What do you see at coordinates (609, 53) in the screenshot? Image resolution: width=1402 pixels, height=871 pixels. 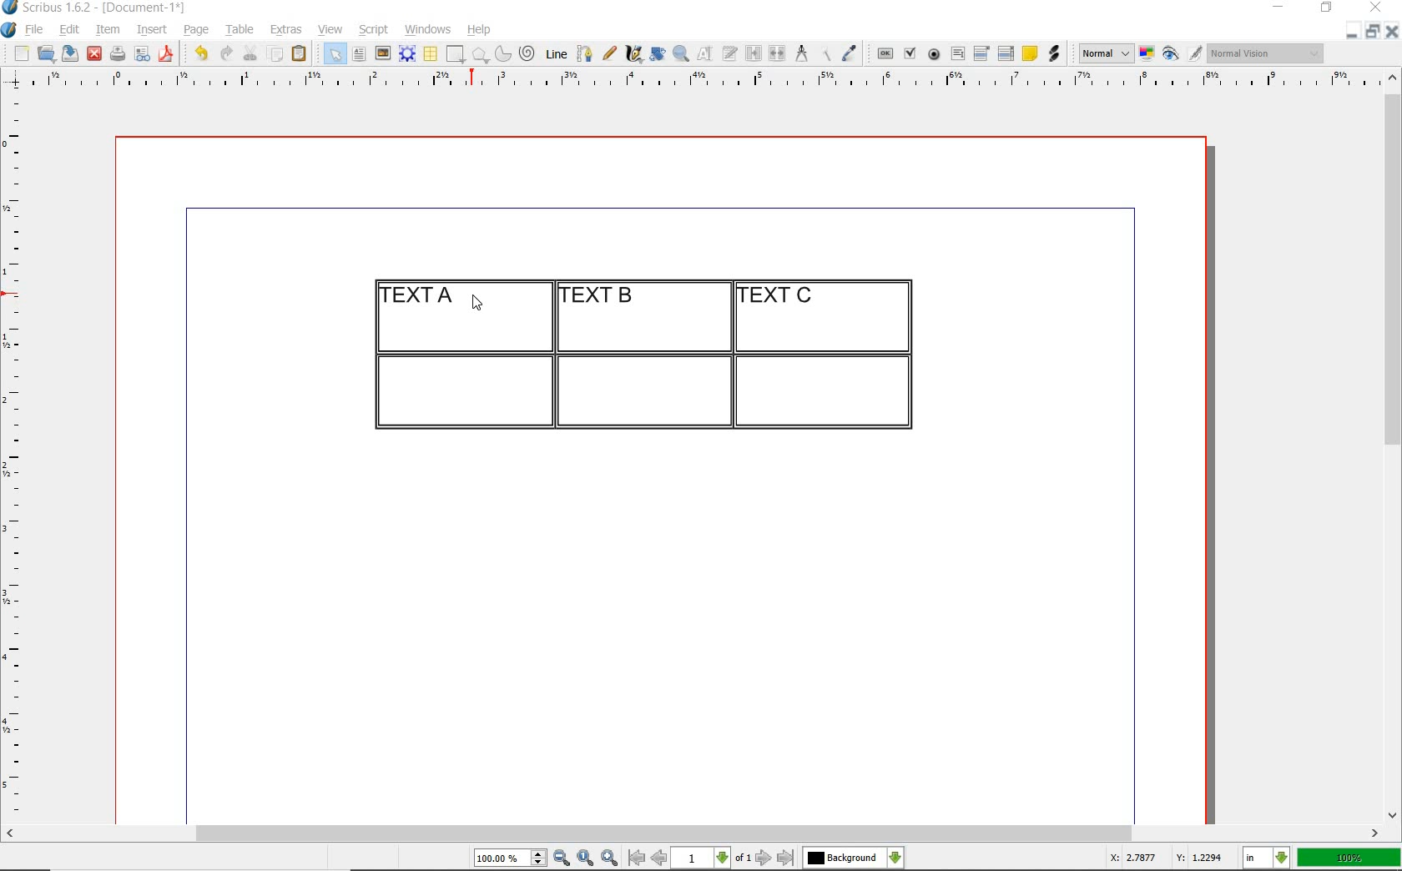 I see `freehand line` at bounding box center [609, 53].